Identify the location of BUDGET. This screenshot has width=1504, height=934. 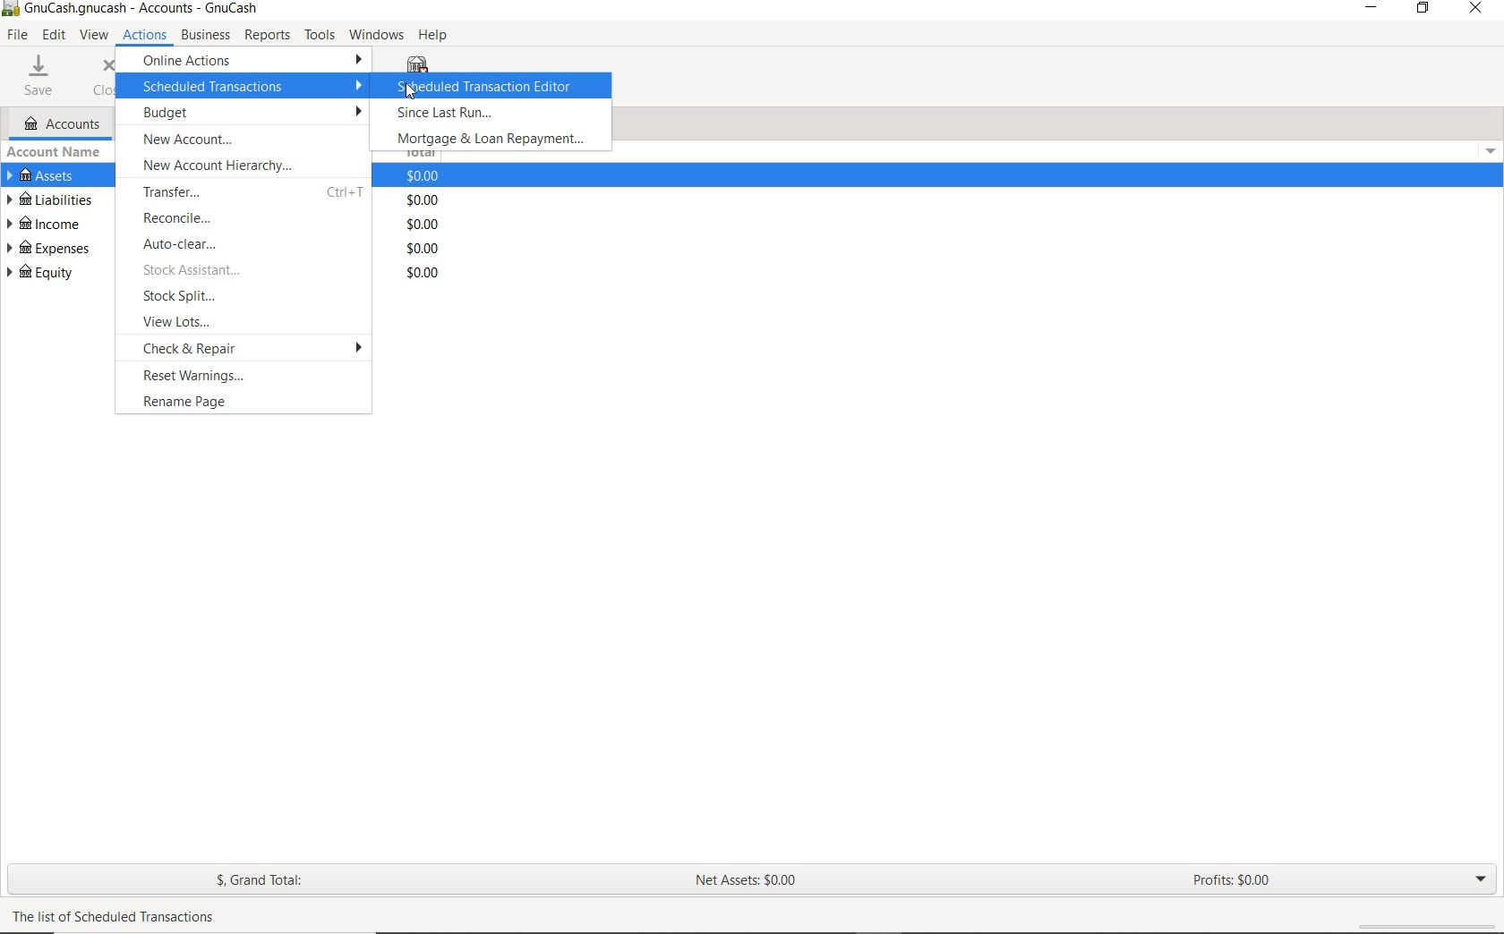
(246, 113).